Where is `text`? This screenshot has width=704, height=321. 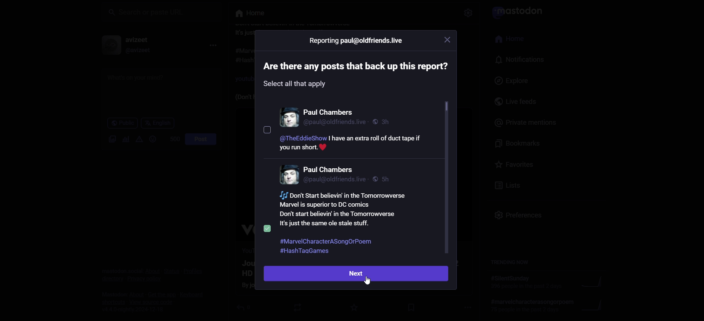
text is located at coordinates (354, 76).